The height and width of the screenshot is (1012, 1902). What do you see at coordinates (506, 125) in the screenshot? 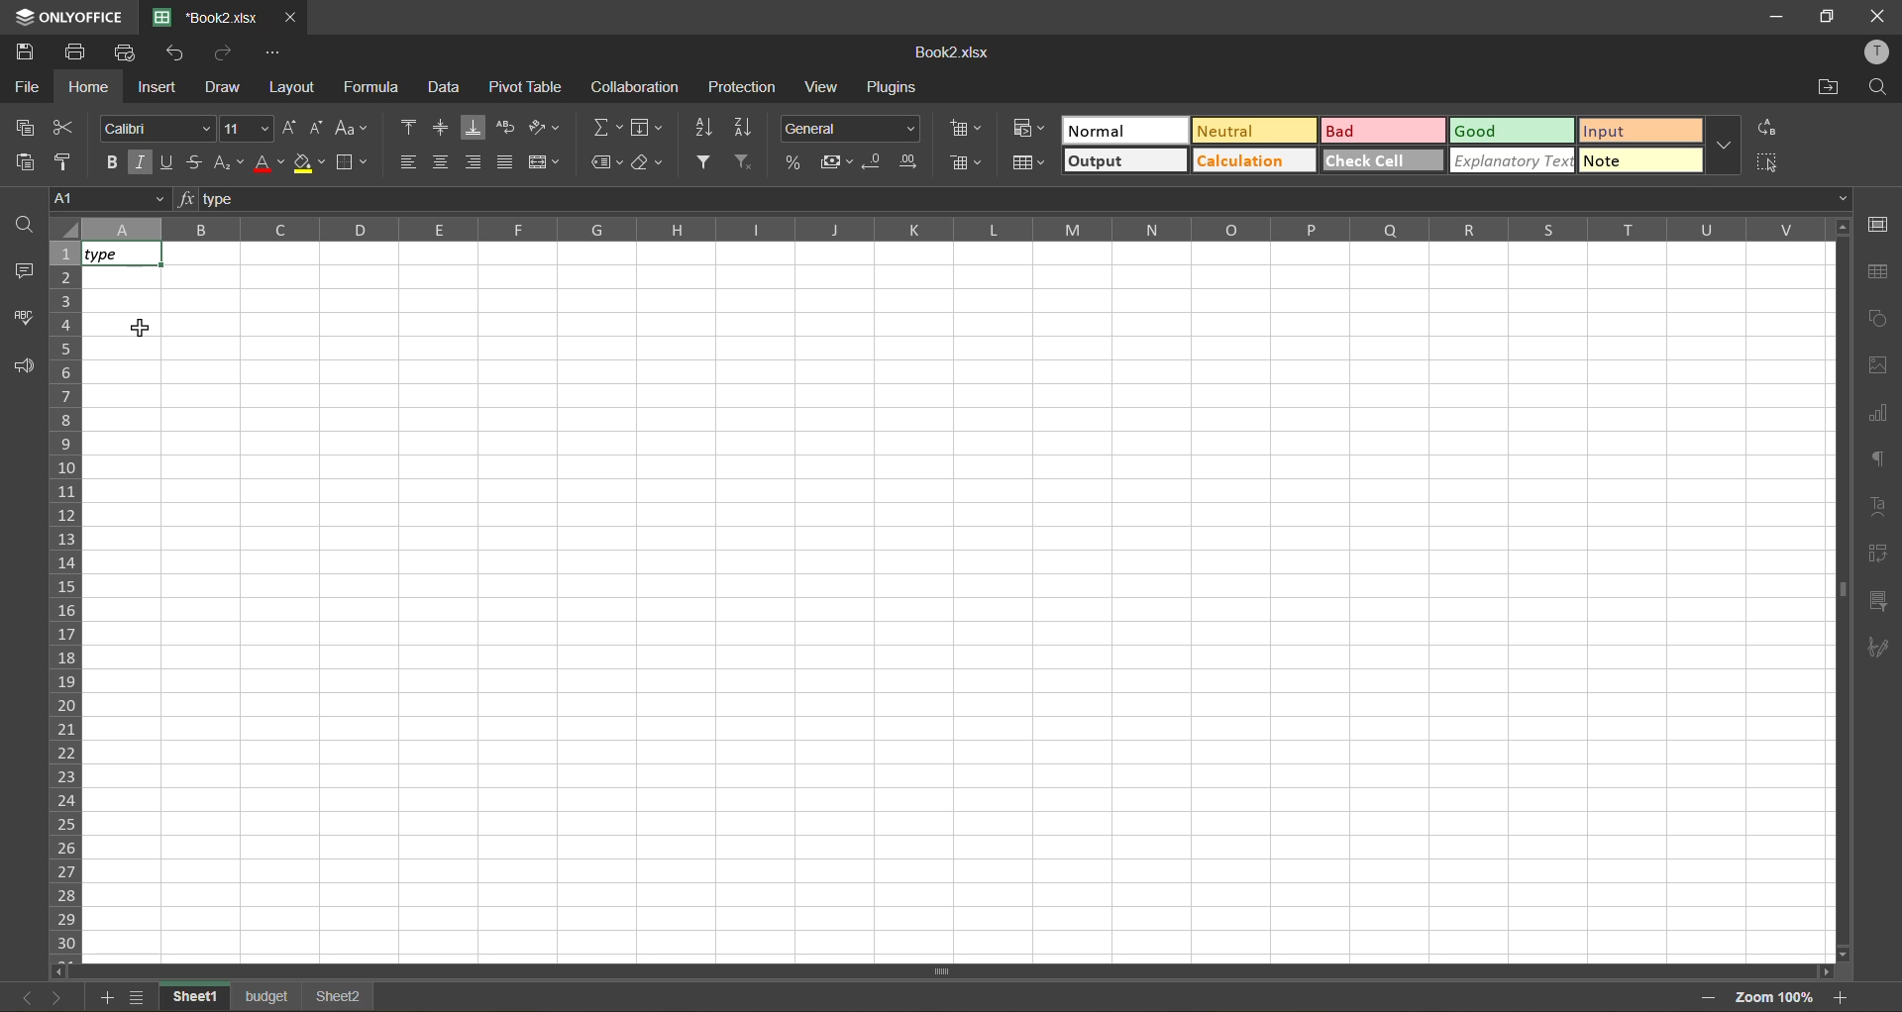
I see `wrap text` at bounding box center [506, 125].